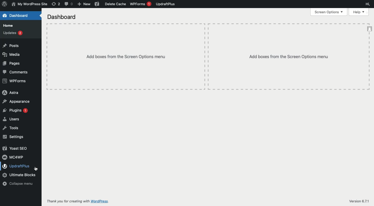  What do you see at coordinates (330, 12) in the screenshot?
I see `Screen options` at bounding box center [330, 12].